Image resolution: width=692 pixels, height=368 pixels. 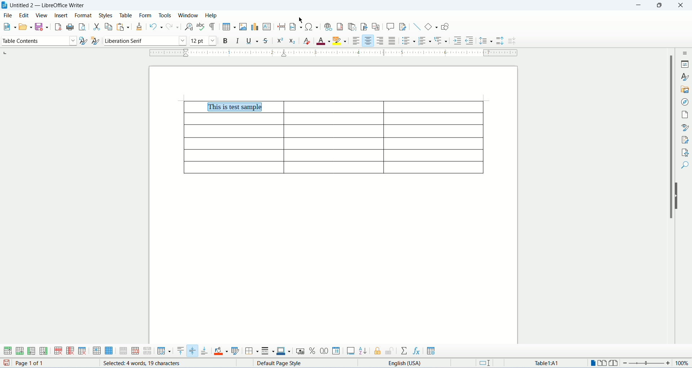 I want to click on ruler, so click(x=333, y=53).